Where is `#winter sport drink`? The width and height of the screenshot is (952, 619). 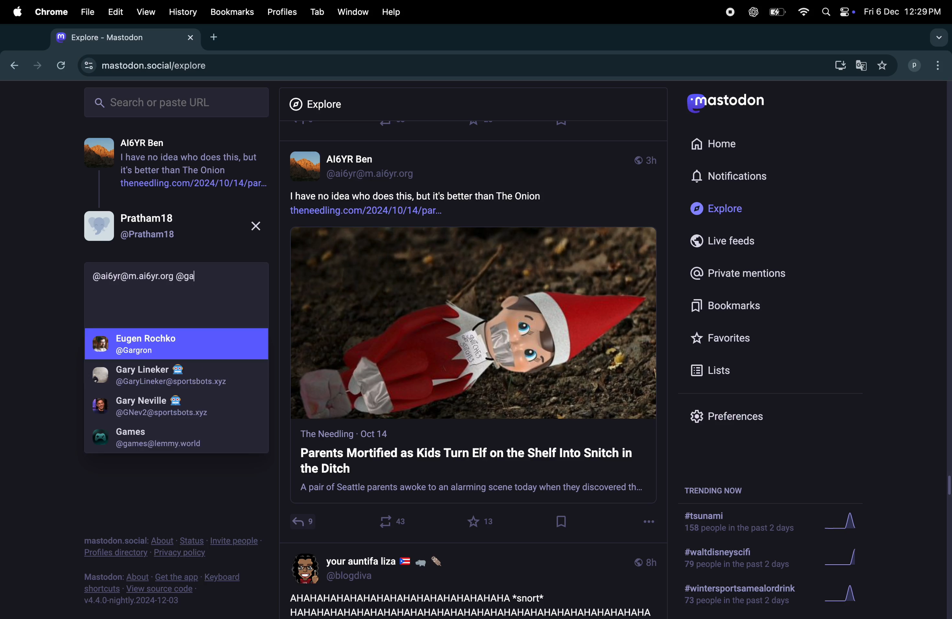
#winter sport drink is located at coordinates (738, 596).